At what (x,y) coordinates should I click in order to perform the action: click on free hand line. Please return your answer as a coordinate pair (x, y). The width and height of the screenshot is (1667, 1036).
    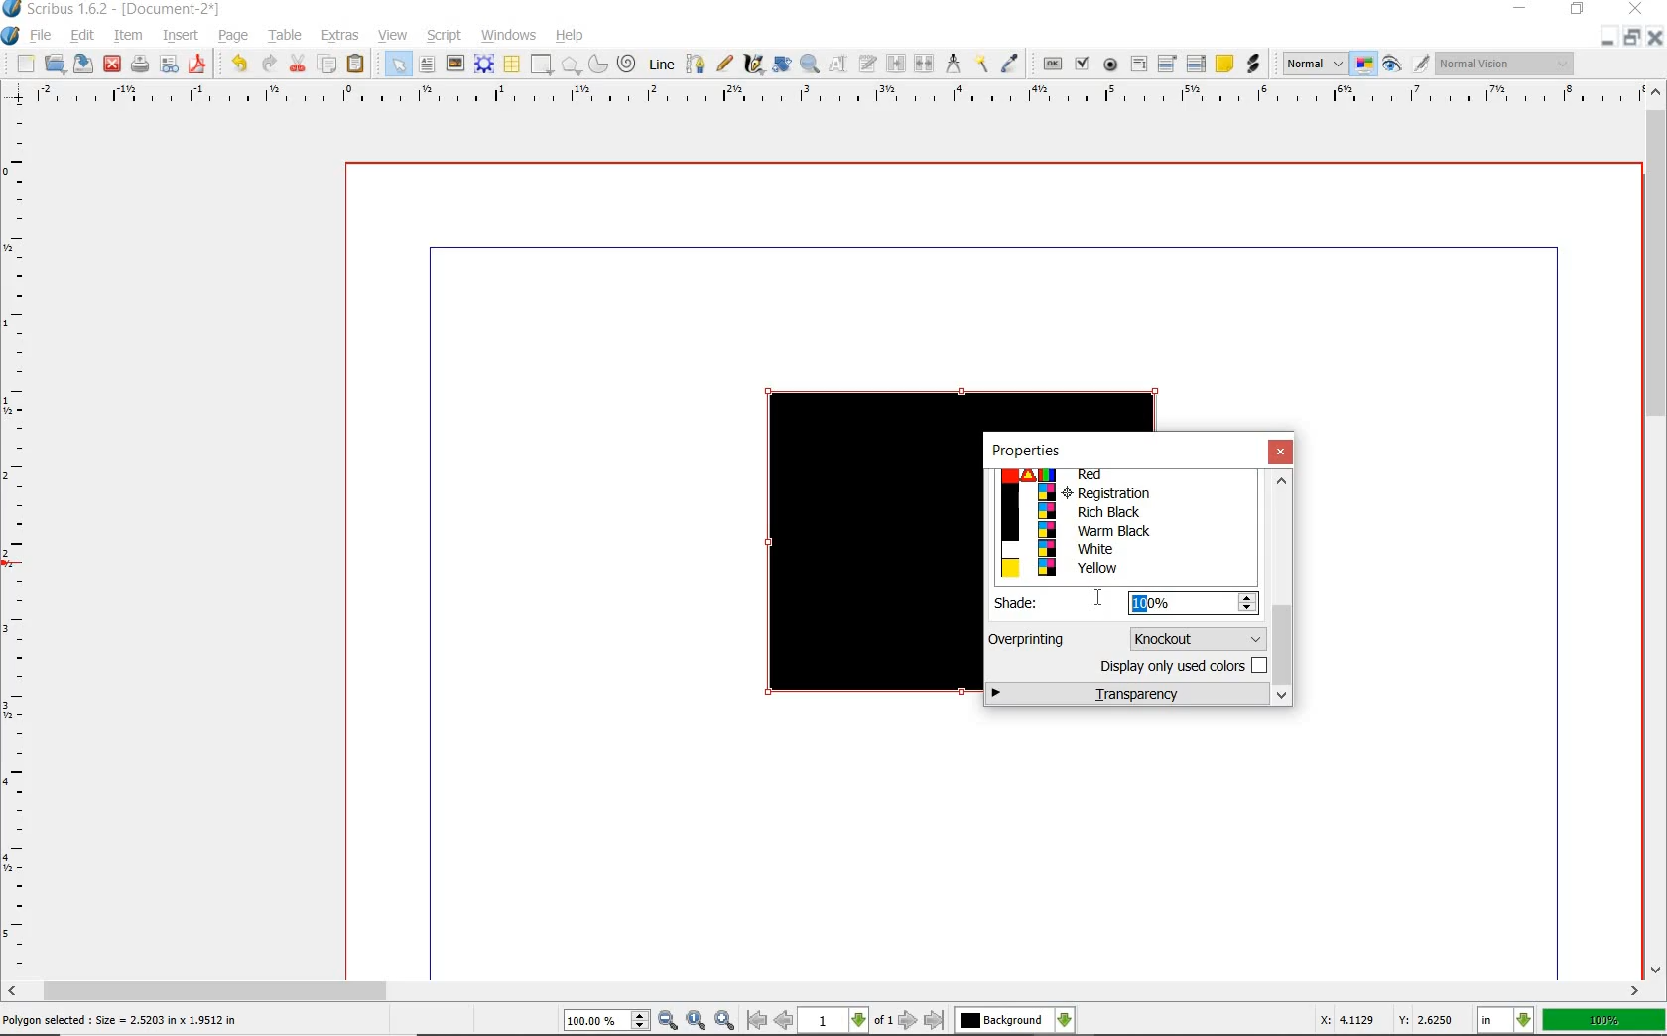
    Looking at the image, I should click on (724, 63).